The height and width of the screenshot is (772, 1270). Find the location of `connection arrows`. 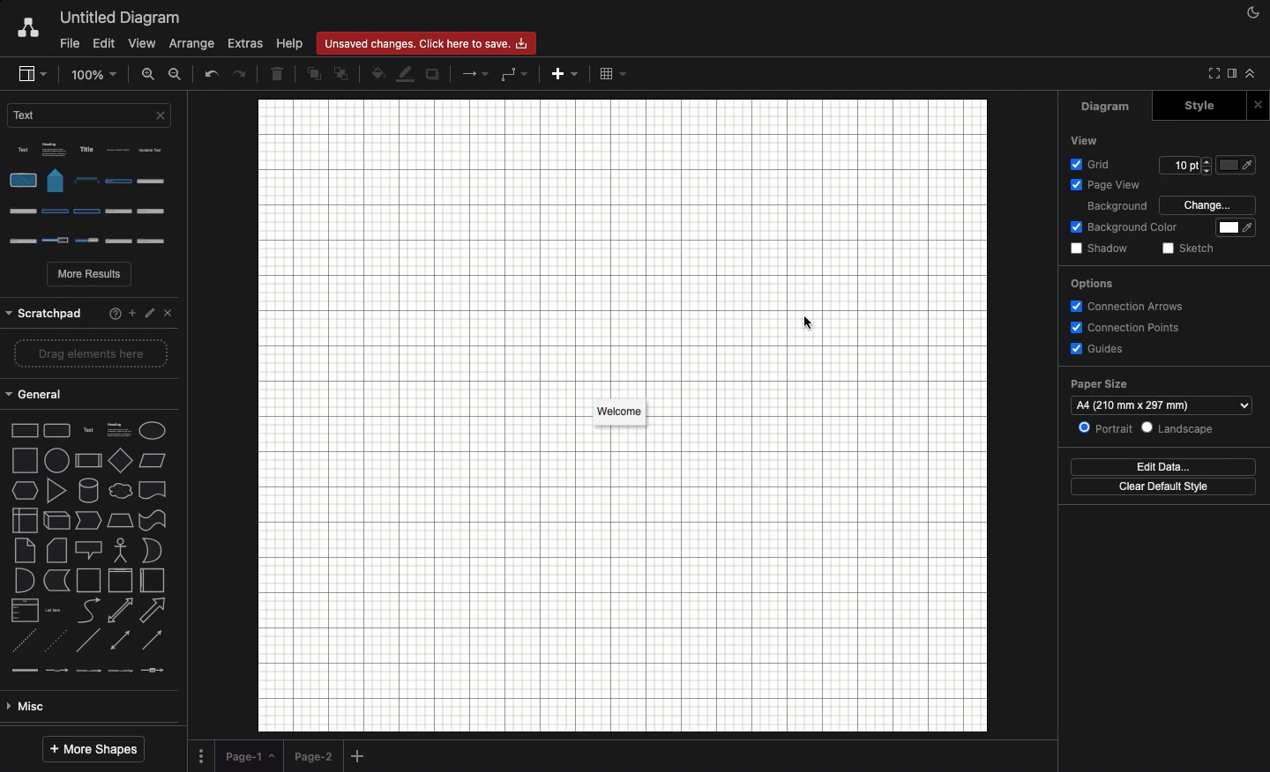

connection arrows is located at coordinates (1128, 304).